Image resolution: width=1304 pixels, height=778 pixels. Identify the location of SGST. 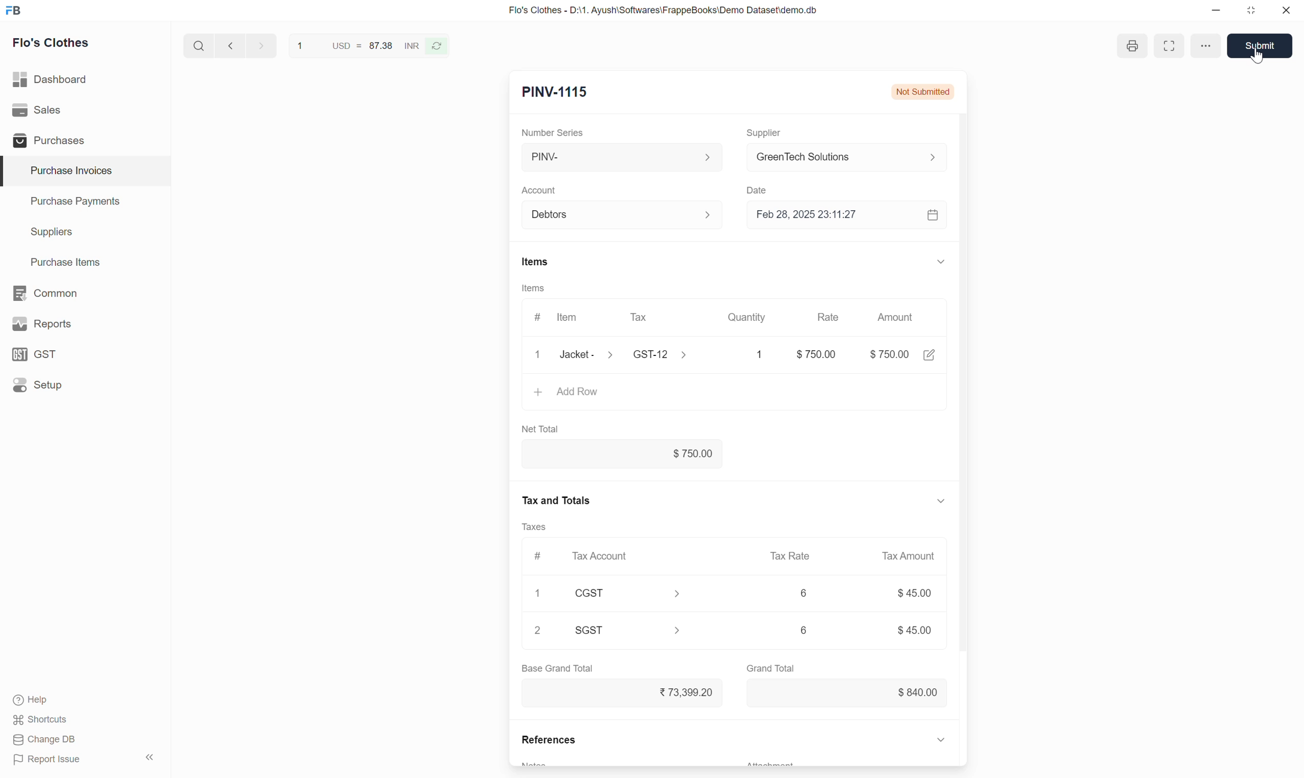
(629, 630).